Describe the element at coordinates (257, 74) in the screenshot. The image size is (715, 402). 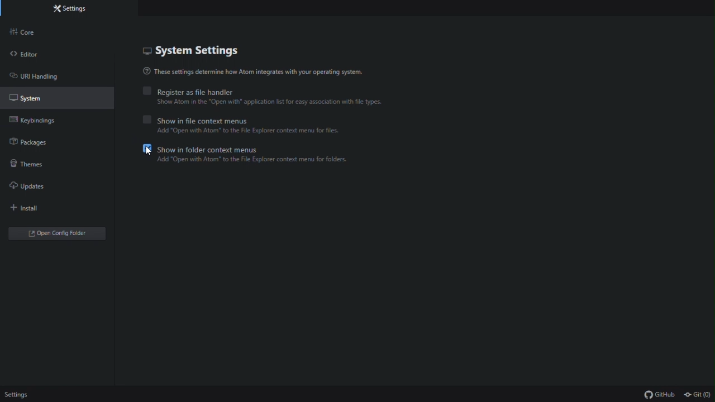
I see `these settings determines how atom integrates with your operating system` at that location.